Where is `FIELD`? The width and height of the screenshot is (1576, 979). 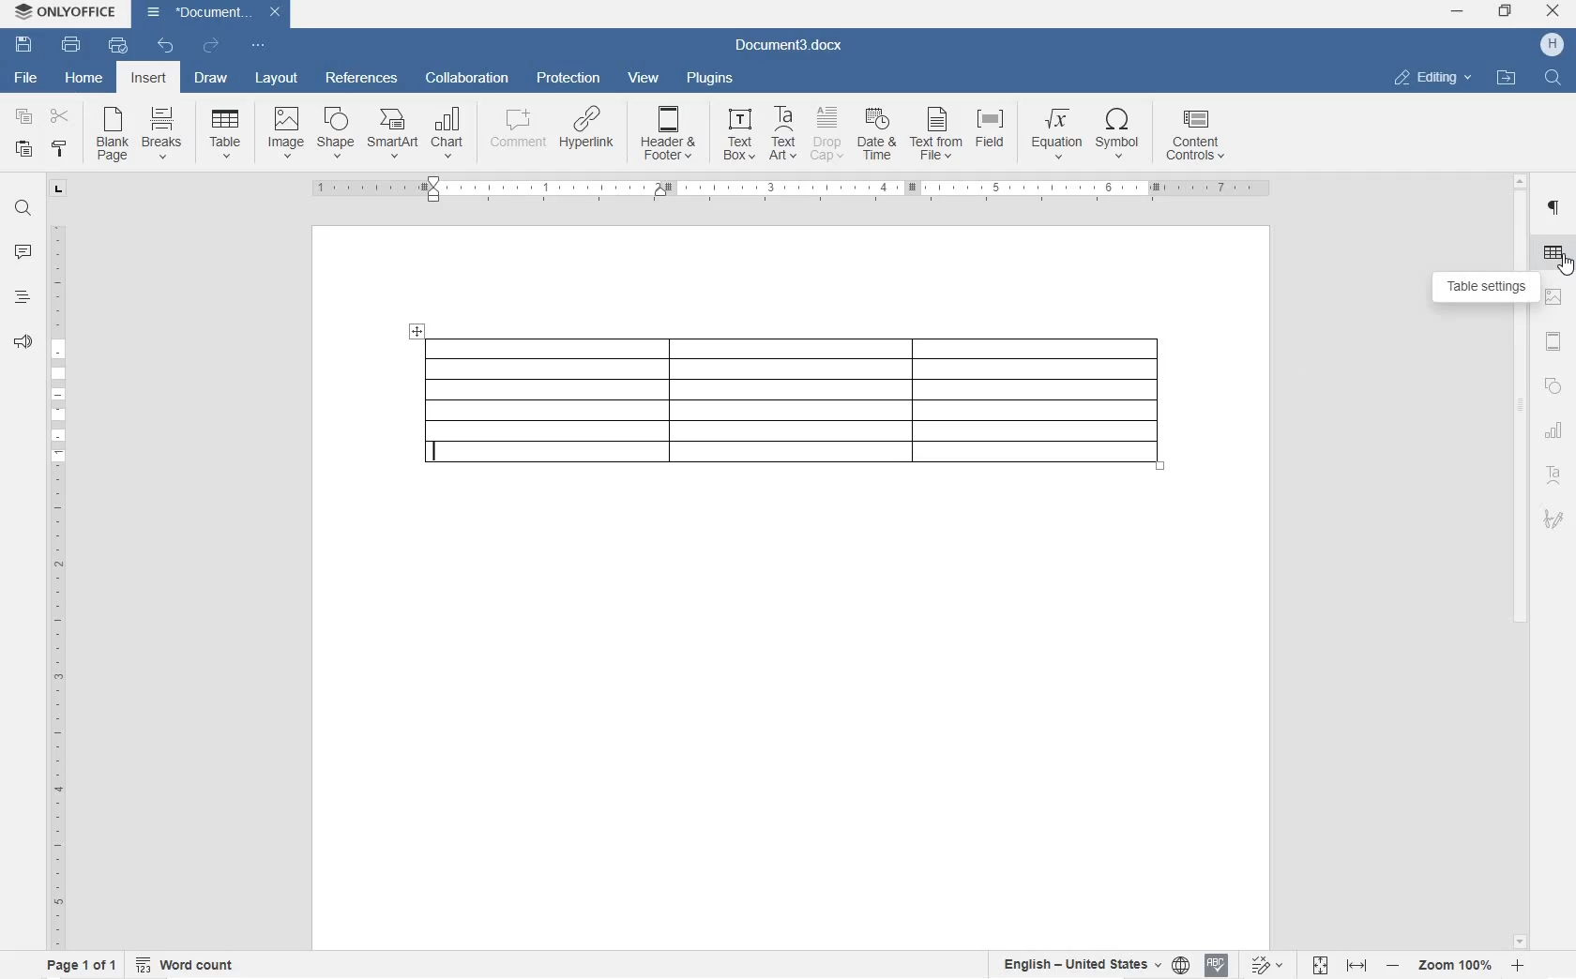 FIELD is located at coordinates (989, 131).